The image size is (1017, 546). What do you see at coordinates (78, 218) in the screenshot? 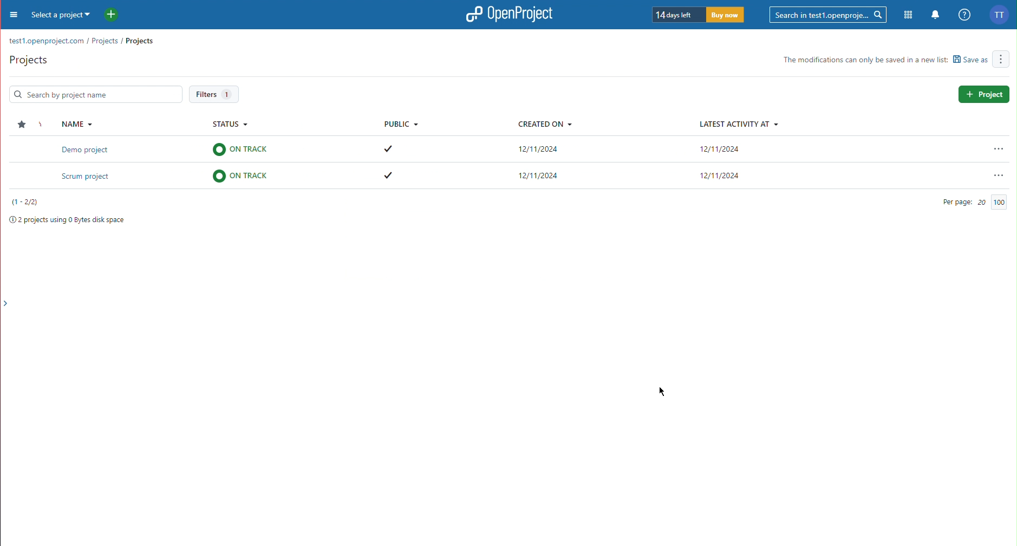
I see `Project space` at bounding box center [78, 218].